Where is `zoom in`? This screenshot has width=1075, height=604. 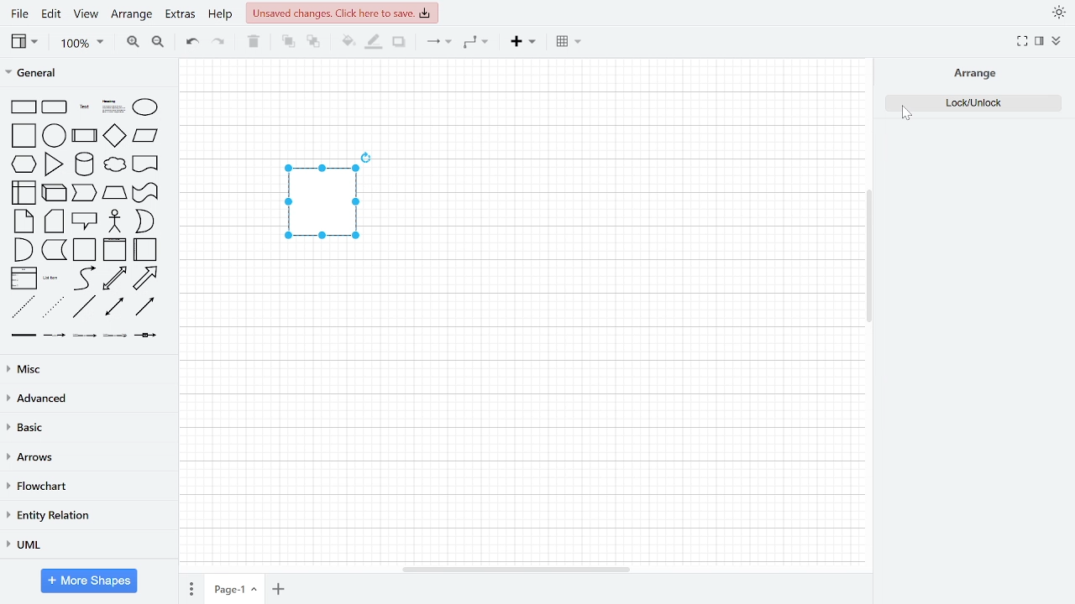 zoom in is located at coordinates (131, 42).